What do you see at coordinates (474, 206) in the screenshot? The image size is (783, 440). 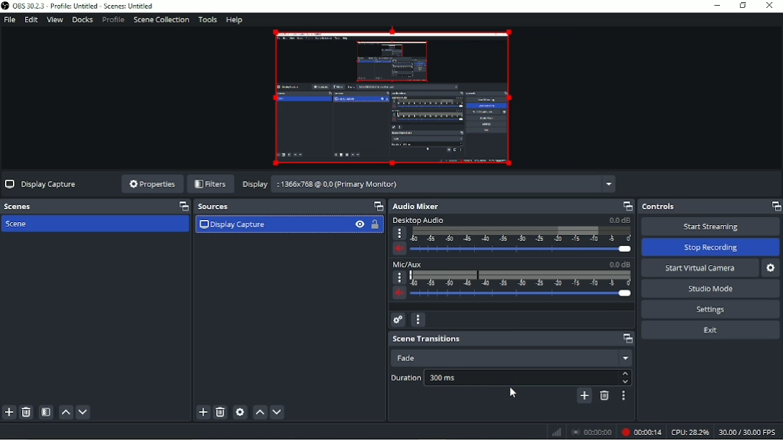 I see `Sources` at bounding box center [474, 206].